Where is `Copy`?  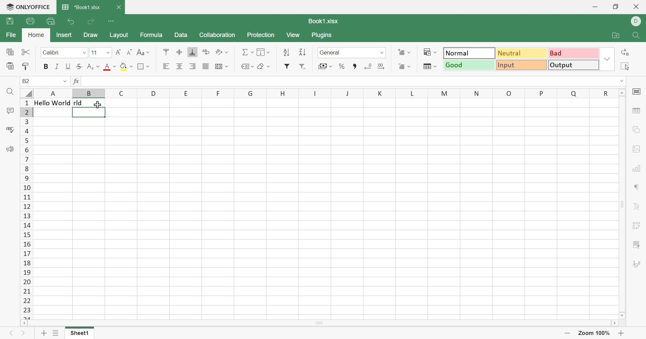
Copy is located at coordinates (11, 51).